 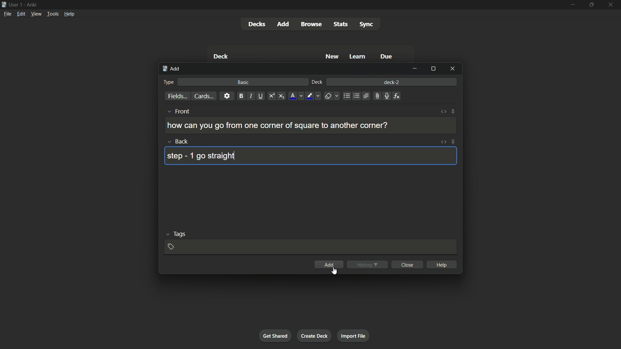 I want to click on italic, so click(x=250, y=96).